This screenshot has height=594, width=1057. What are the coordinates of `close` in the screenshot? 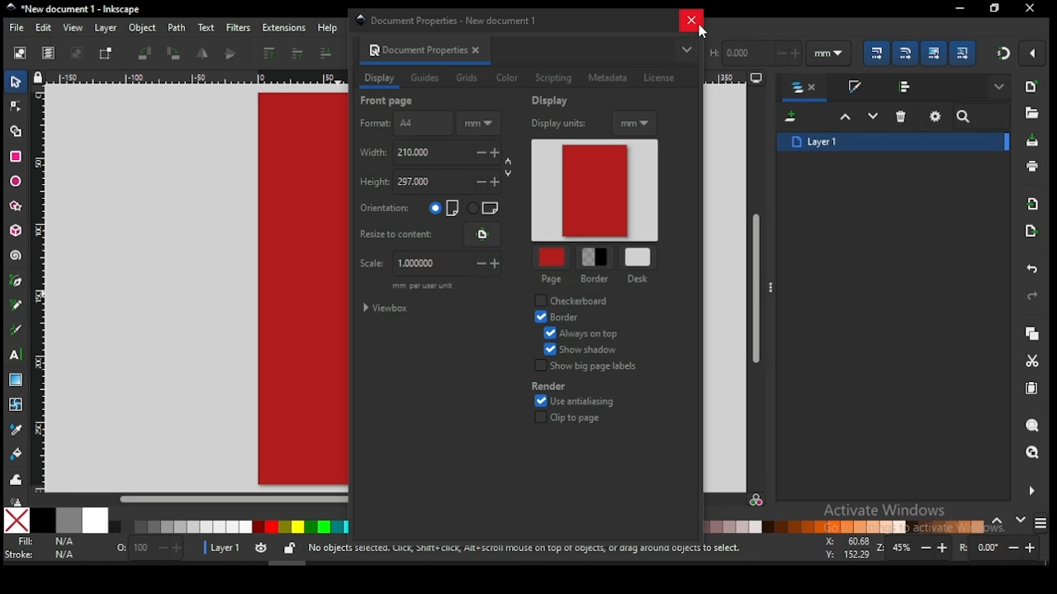 It's located at (479, 50).